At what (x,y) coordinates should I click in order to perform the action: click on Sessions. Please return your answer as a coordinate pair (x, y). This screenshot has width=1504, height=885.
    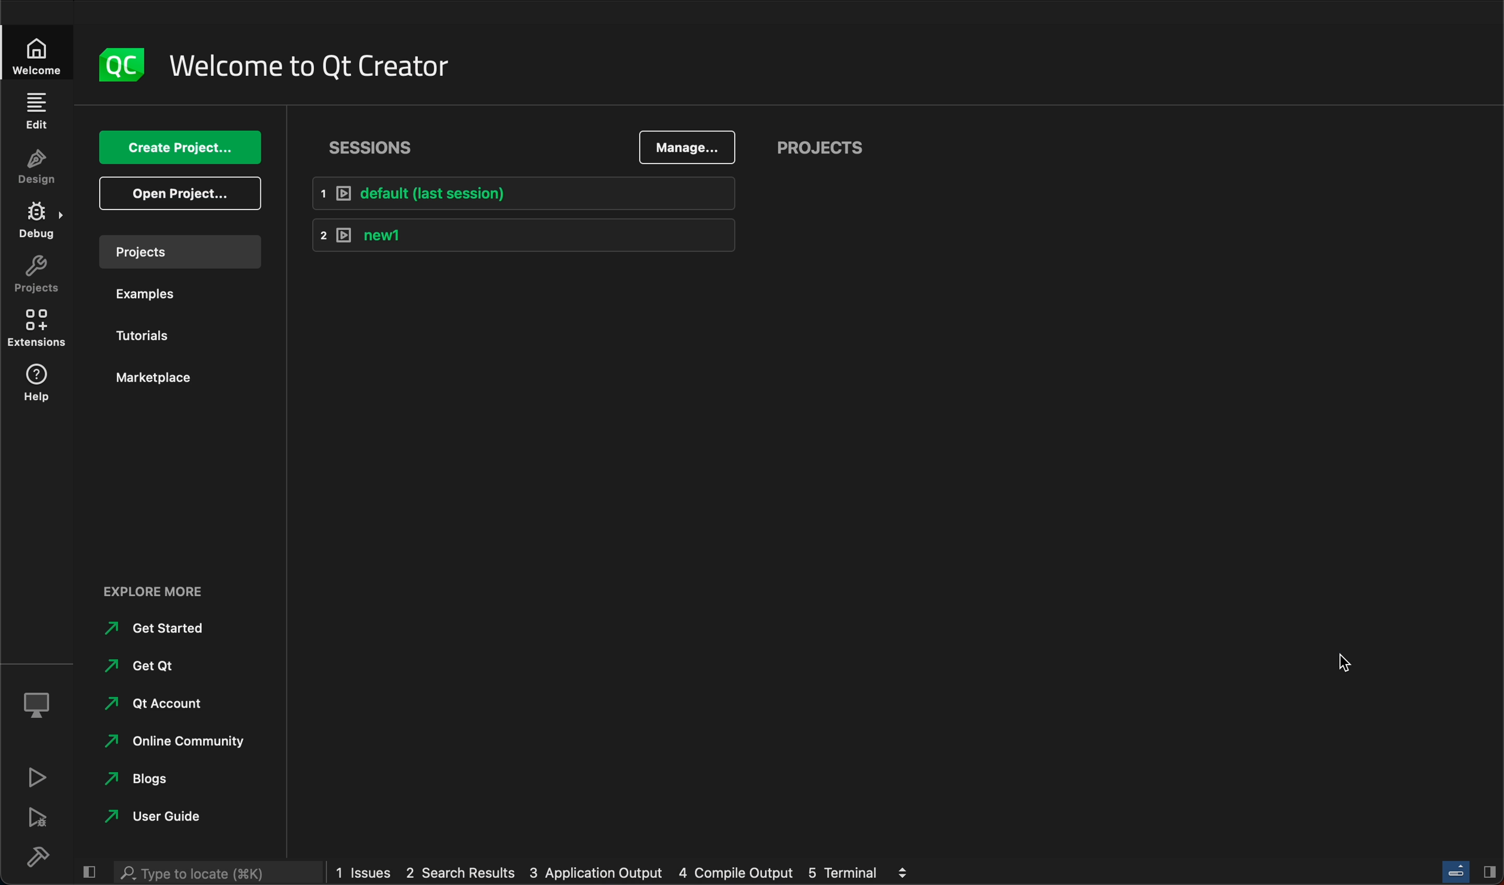
    Looking at the image, I should click on (385, 144).